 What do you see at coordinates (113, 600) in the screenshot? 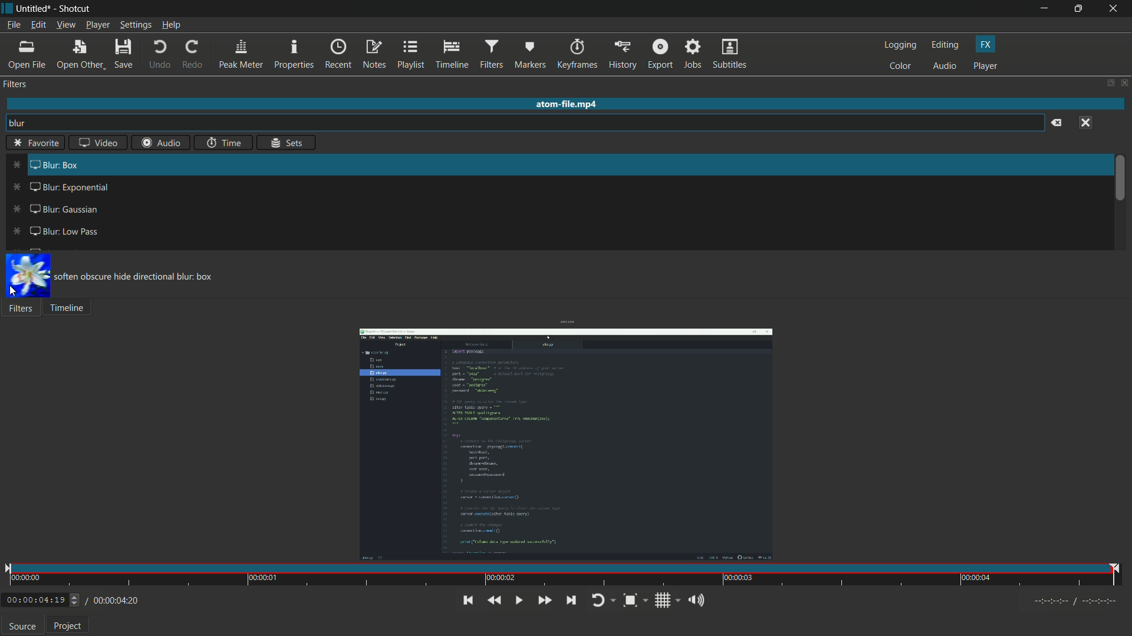
I see `/ 00:00:04:20` at bounding box center [113, 600].